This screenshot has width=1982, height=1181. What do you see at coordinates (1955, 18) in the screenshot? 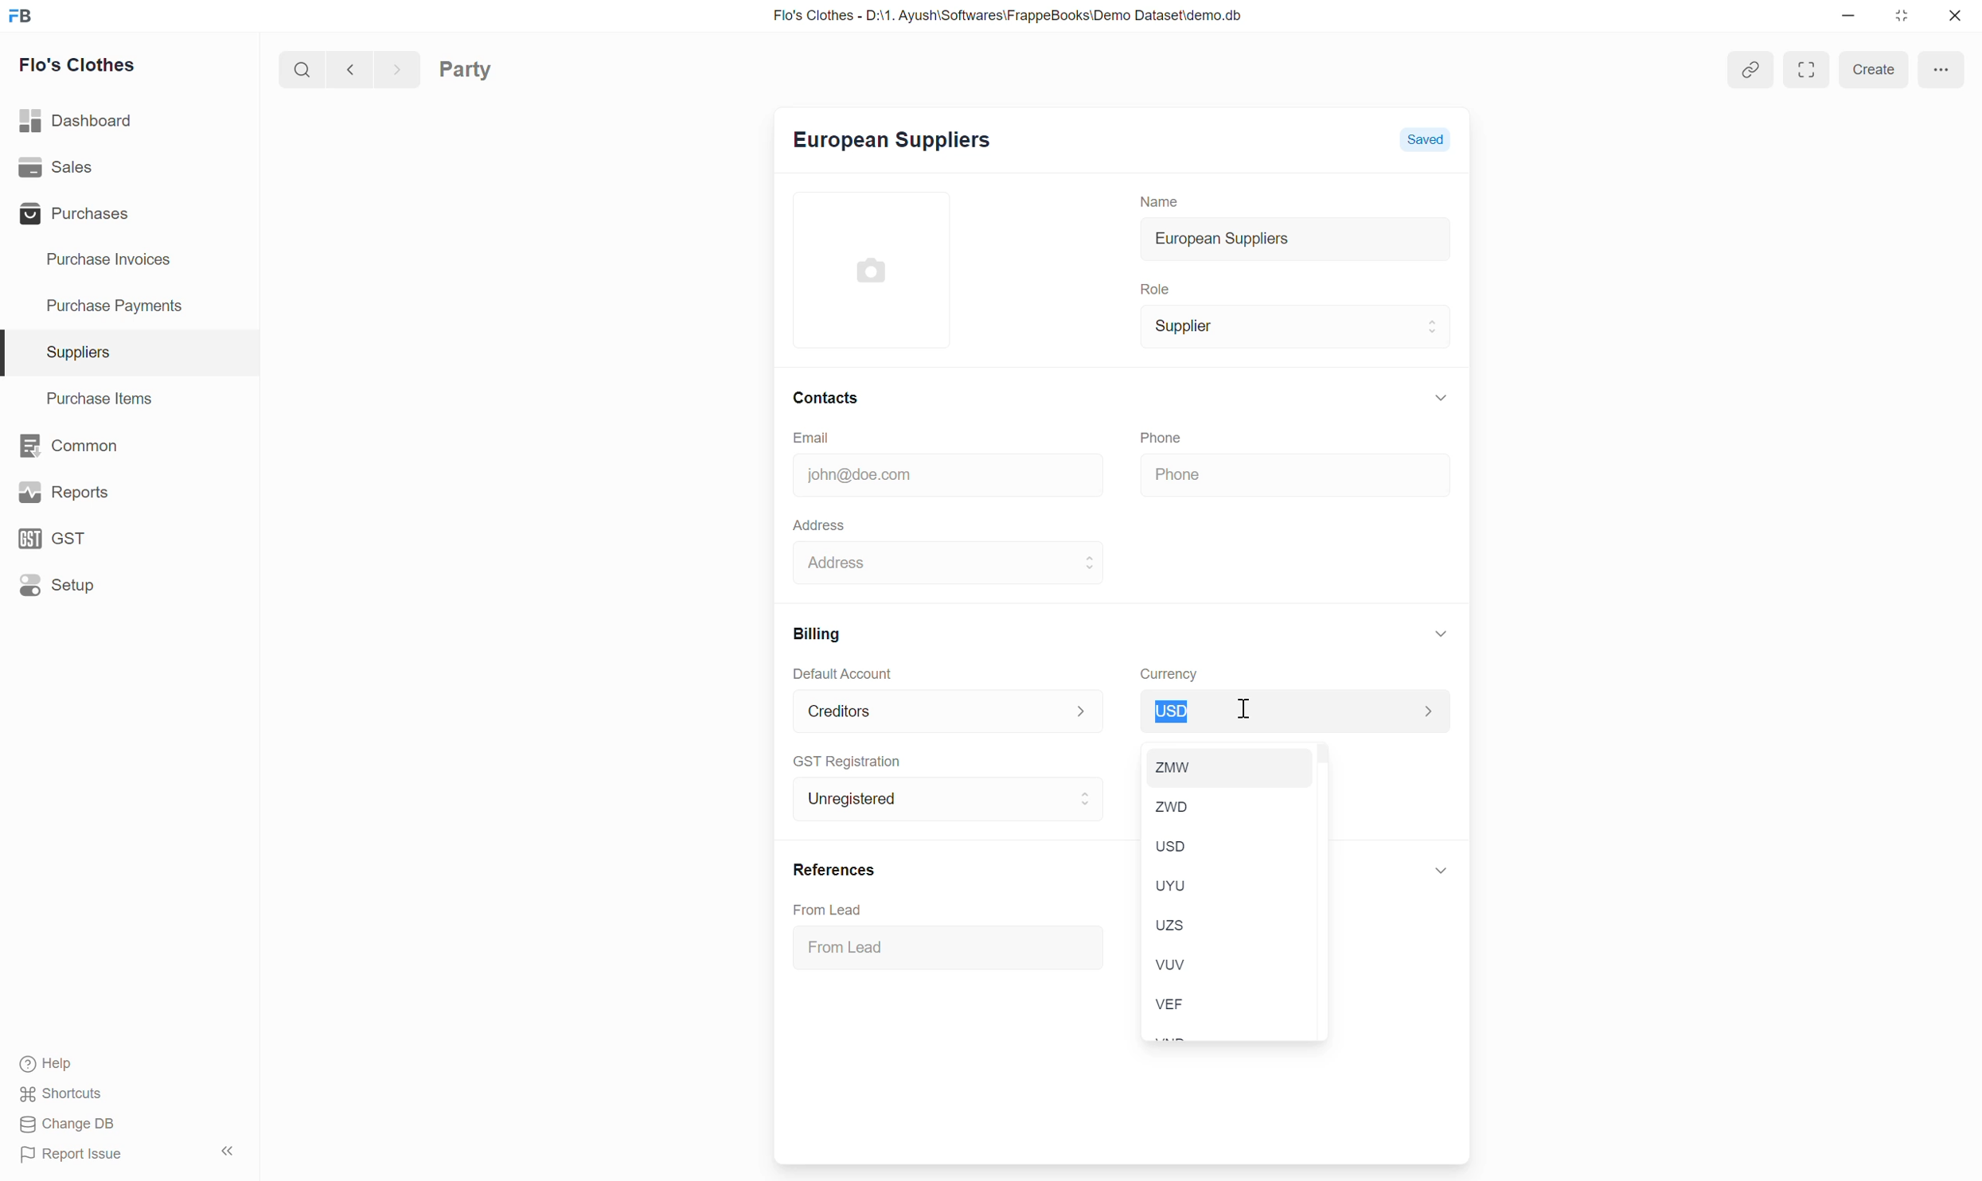
I see `close` at bounding box center [1955, 18].